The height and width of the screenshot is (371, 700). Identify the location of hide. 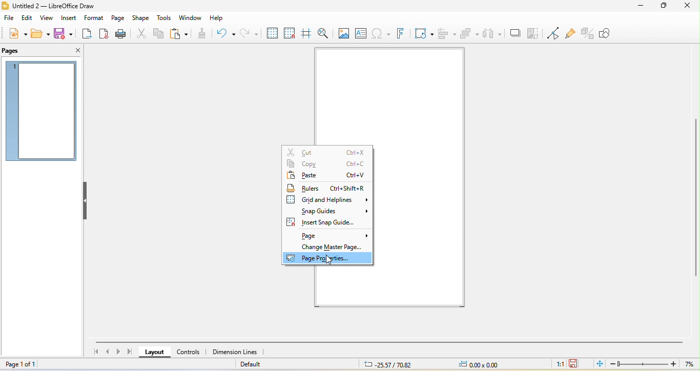
(86, 201).